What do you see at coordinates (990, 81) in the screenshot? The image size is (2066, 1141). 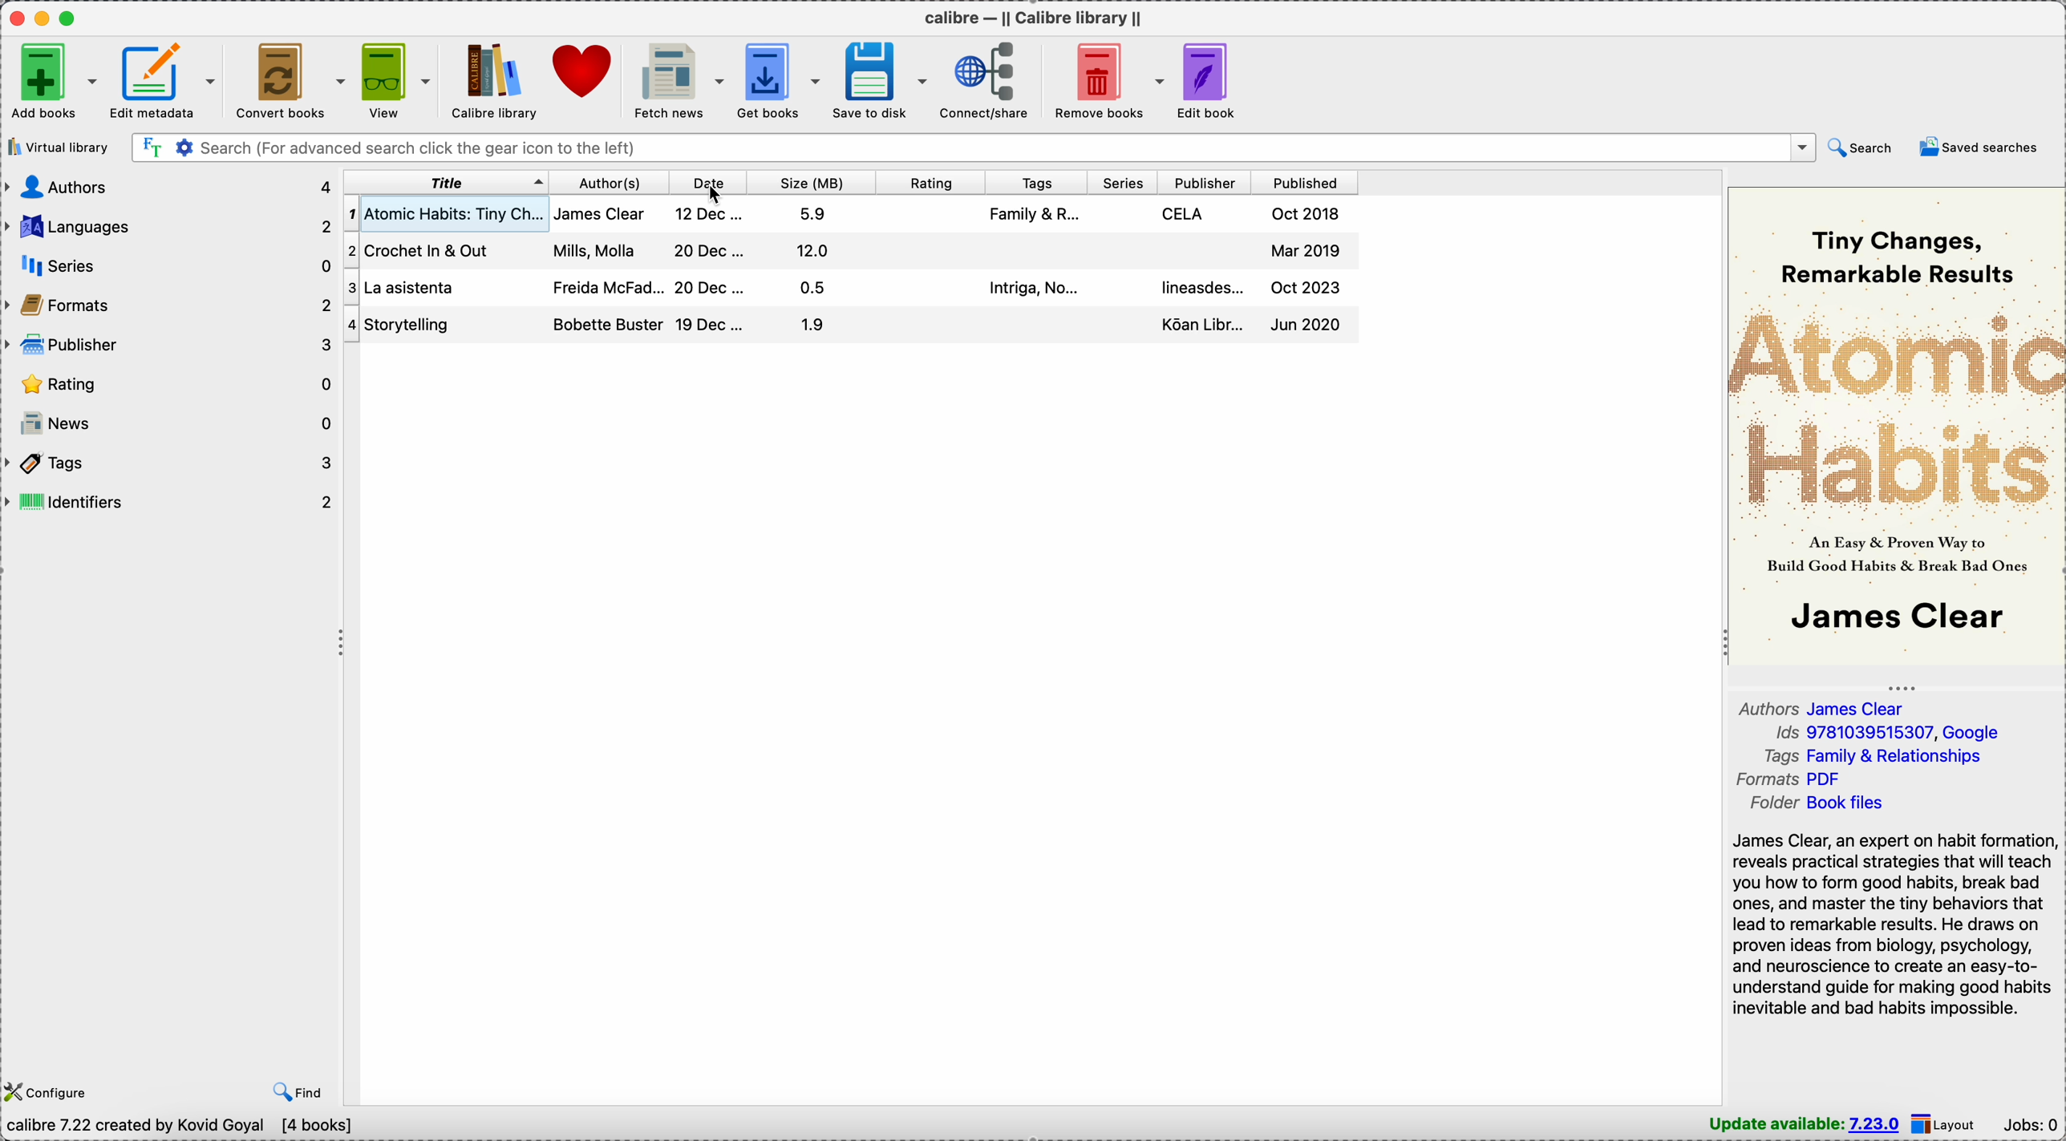 I see `connect/share` at bounding box center [990, 81].